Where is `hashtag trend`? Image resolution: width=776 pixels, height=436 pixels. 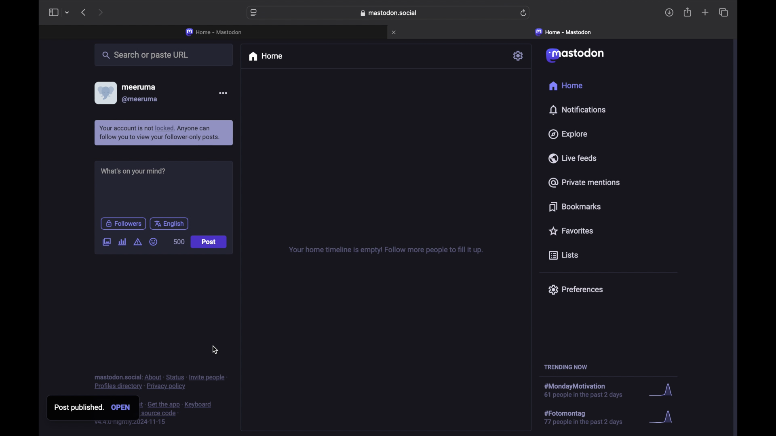
hashtag trend is located at coordinates (589, 389).